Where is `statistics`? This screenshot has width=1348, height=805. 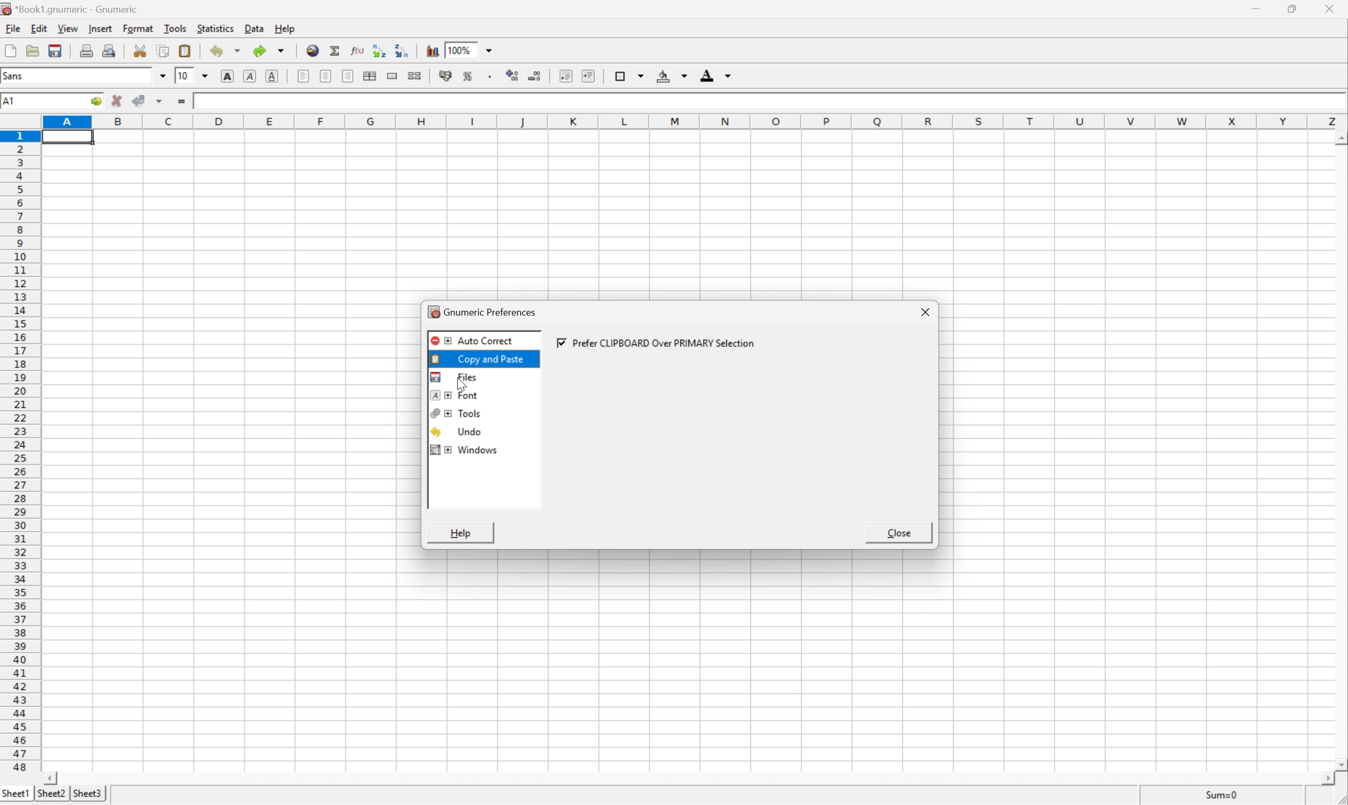 statistics is located at coordinates (215, 30).